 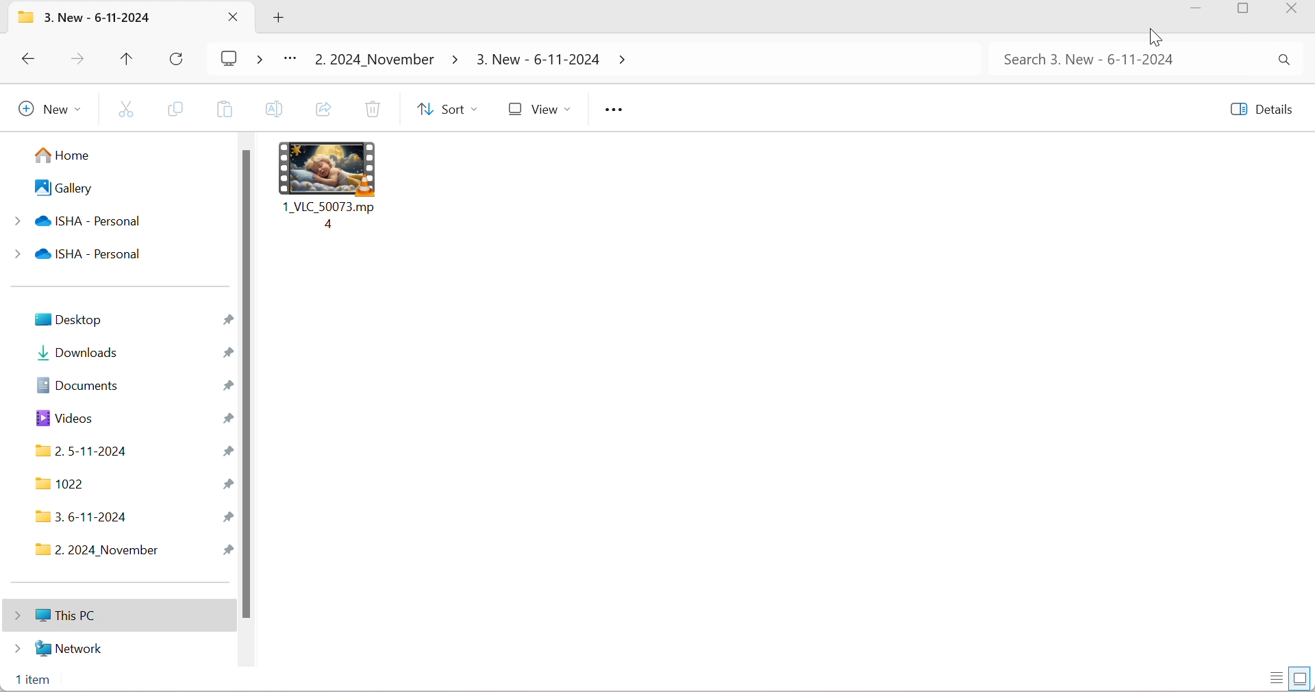 What do you see at coordinates (124, 58) in the screenshot?
I see `Up` at bounding box center [124, 58].